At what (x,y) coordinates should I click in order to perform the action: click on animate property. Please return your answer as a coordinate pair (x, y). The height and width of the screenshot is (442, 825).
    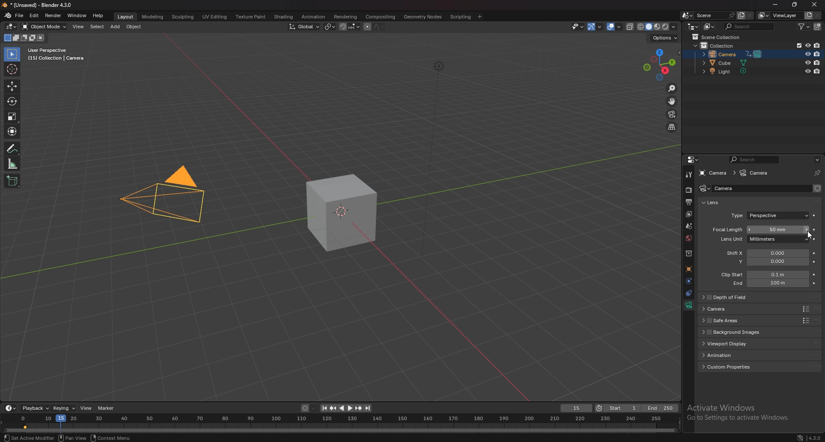
    Looking at the image, I should click on (815, 262).